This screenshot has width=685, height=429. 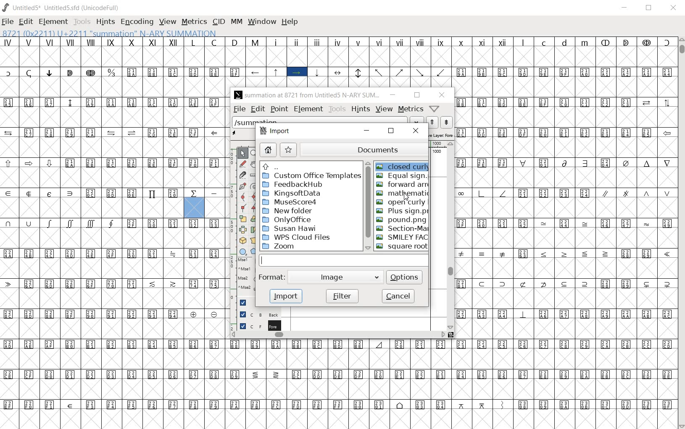 I want to click on Help/Window, so click(x=436, y=108).